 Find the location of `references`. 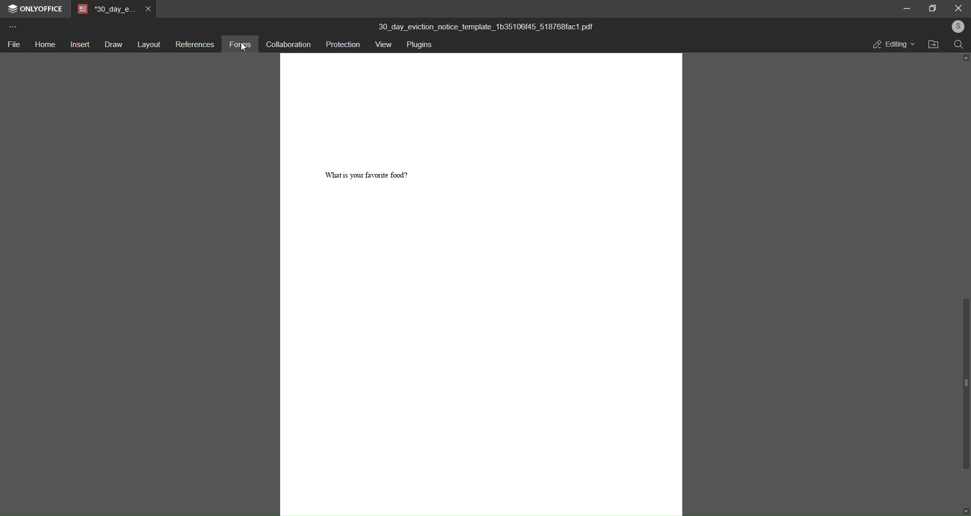

references is located at coordinates (193, 45).